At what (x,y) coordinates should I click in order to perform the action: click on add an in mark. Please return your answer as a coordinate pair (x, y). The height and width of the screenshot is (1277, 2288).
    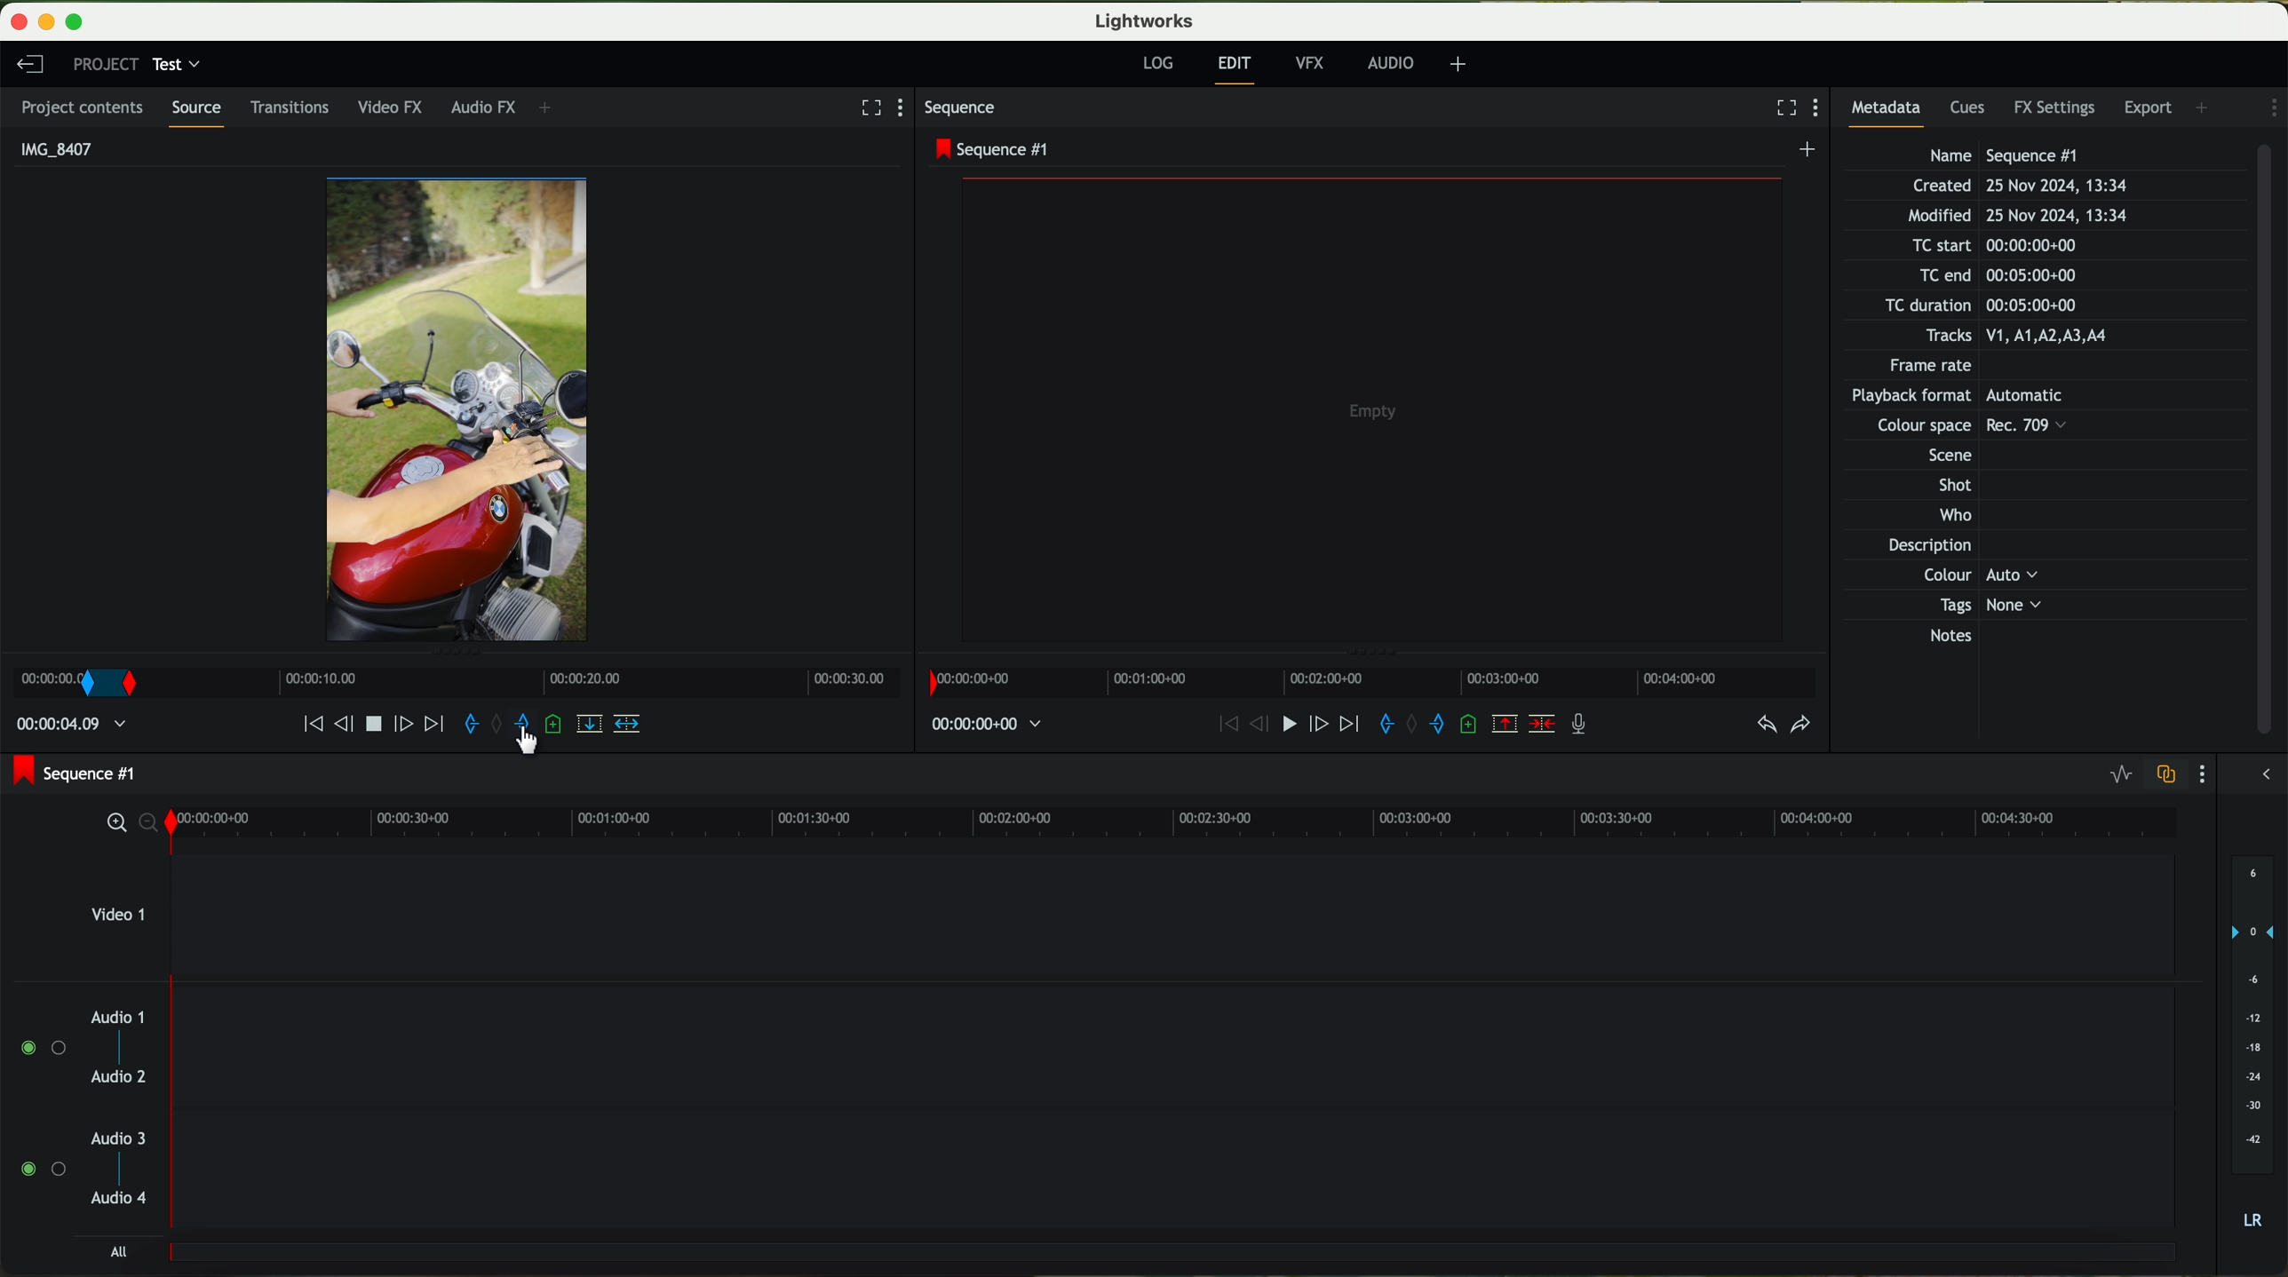
    Looking at the image, I should click on (473, 726).